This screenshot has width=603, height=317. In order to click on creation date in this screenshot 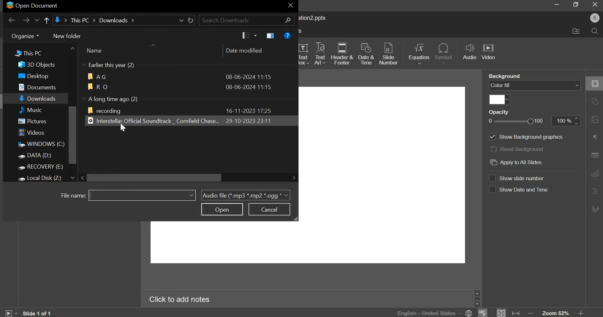, I will do `click(249, 76)`.